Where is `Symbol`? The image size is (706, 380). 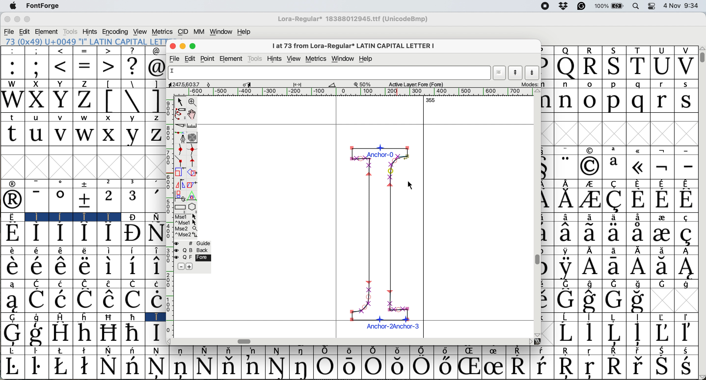 Symbol is located at coordinates (617, 317).